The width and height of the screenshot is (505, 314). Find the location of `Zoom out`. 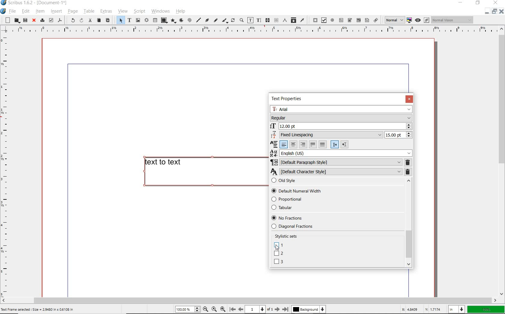

Zoom out is located at coordinates (204, 309).